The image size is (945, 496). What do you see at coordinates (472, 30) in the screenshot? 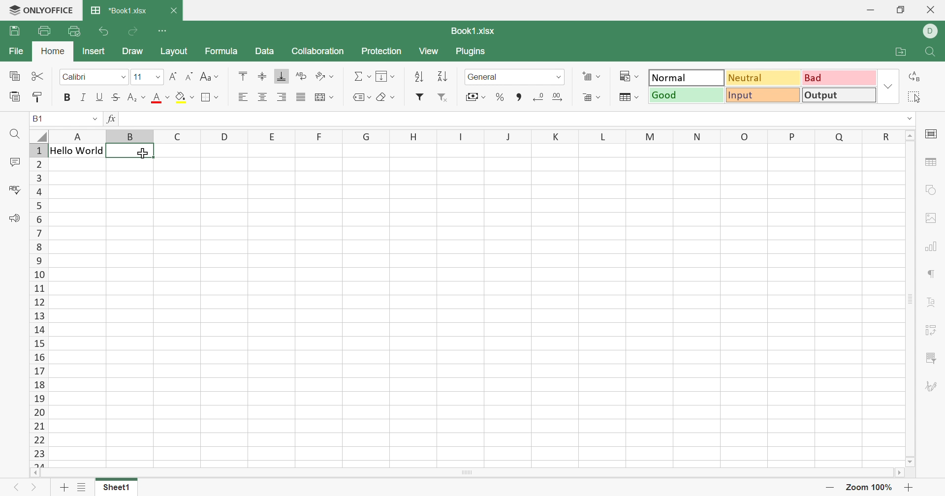
I see `Book1.xlsx` at bounding box center [472, 30].